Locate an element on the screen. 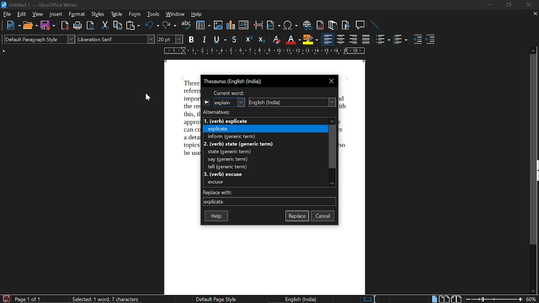  move down is located at coordinates (533, 292).